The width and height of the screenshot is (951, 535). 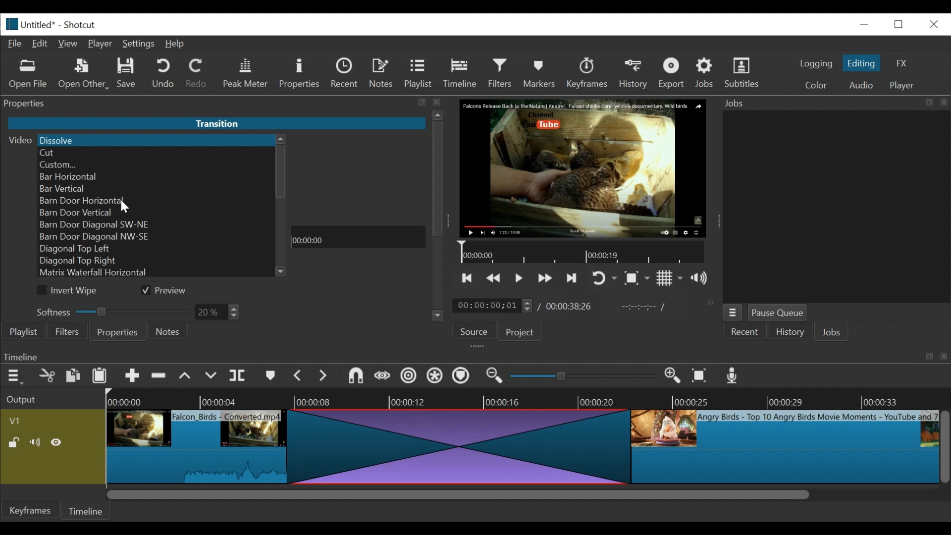 What do you see at coordinates (69, 44) in the screenshot?
I see `View` at bounding box center [69, 44].